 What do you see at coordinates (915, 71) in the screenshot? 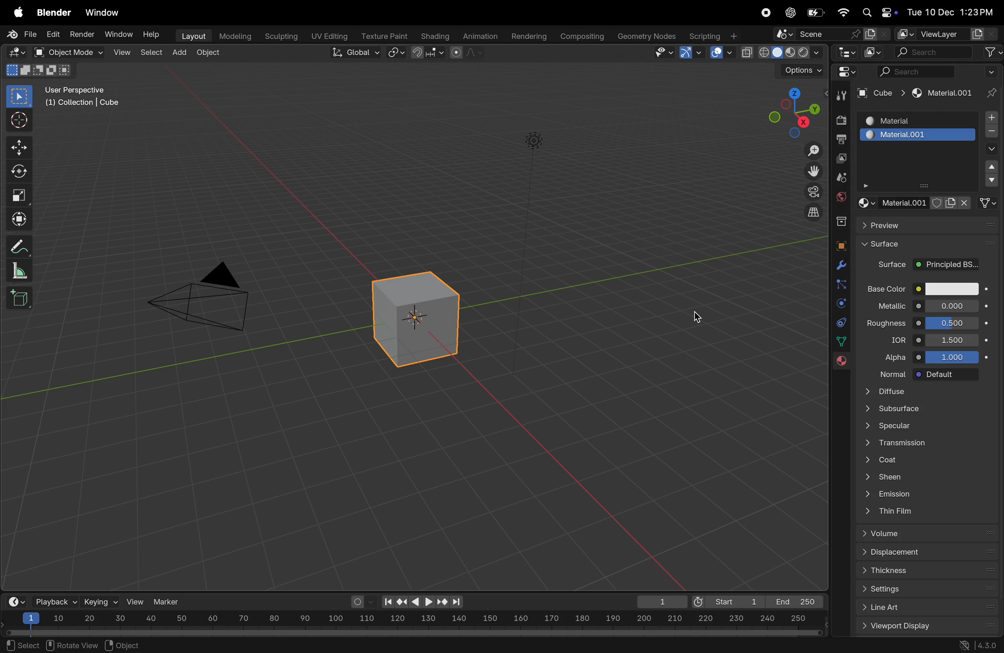
I see `Search` at bounding box center [915, 71].